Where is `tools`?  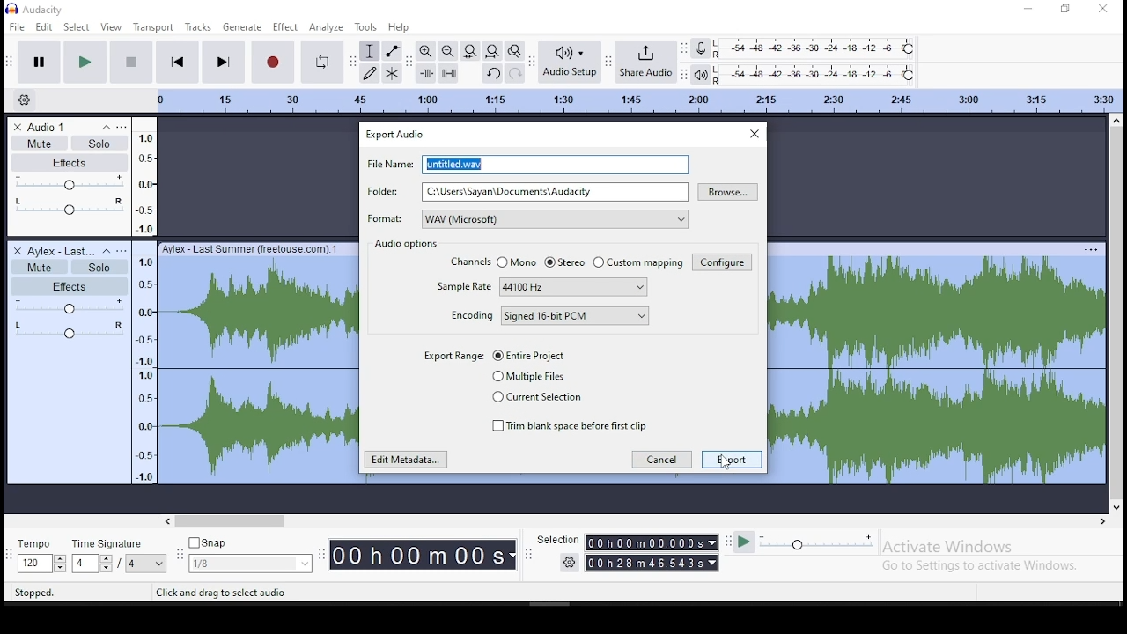
tools is located at coordinates (368, 26).